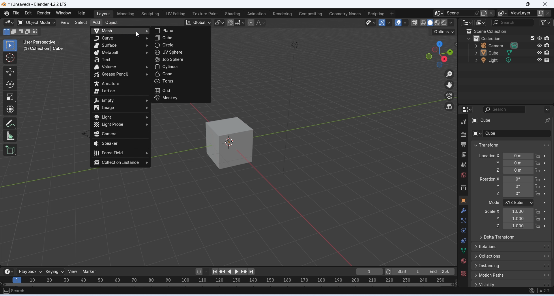  I want to click on playback, so click(29, 271).